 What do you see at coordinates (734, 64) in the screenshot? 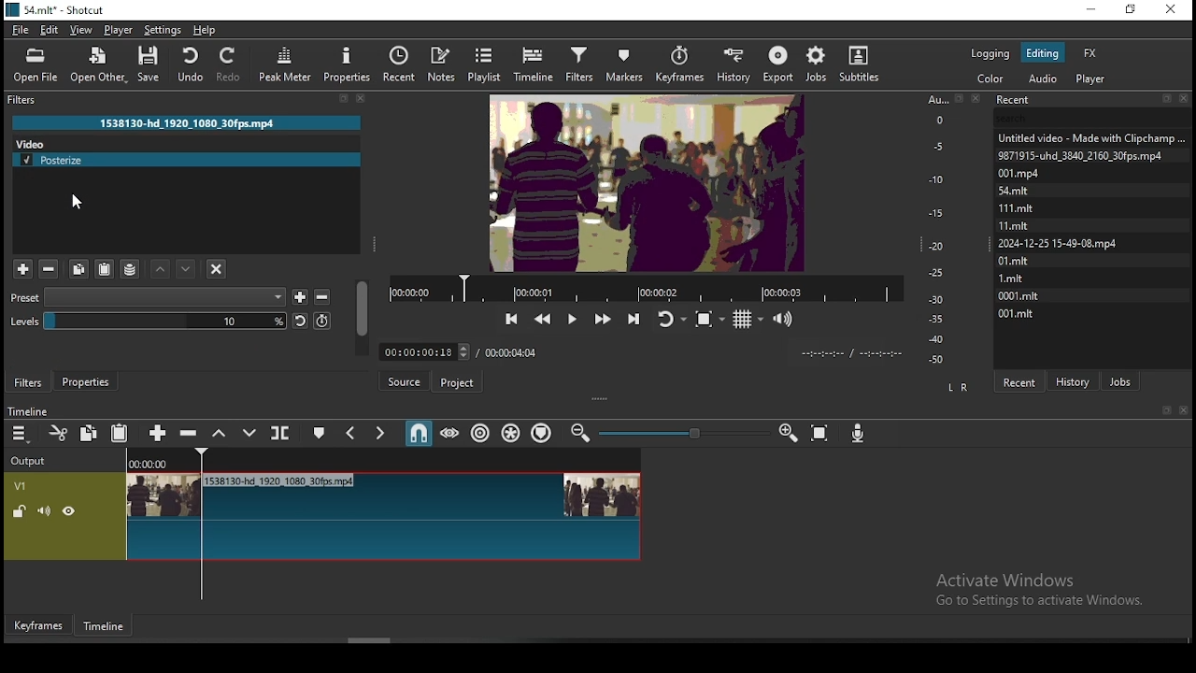
I see `history` at bounding box center [734, 64].